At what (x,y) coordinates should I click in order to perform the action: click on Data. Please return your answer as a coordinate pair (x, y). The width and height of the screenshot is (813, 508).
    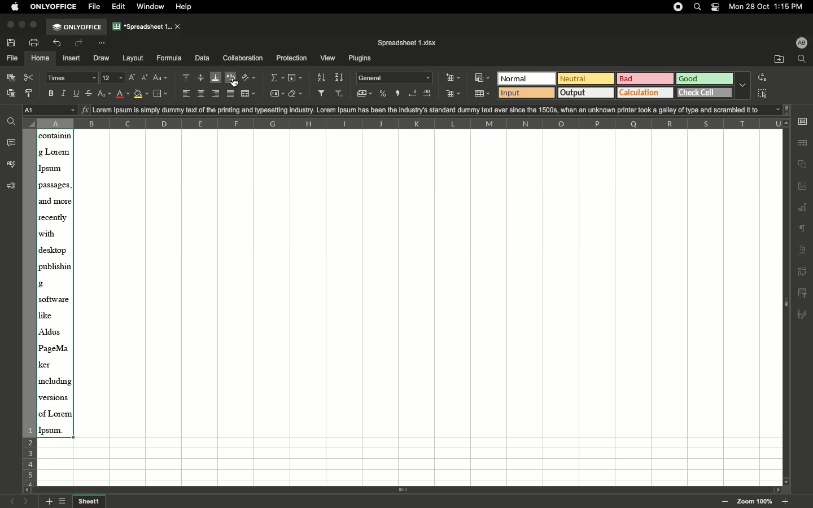
    Looking at the image, I should click on (202, 58).